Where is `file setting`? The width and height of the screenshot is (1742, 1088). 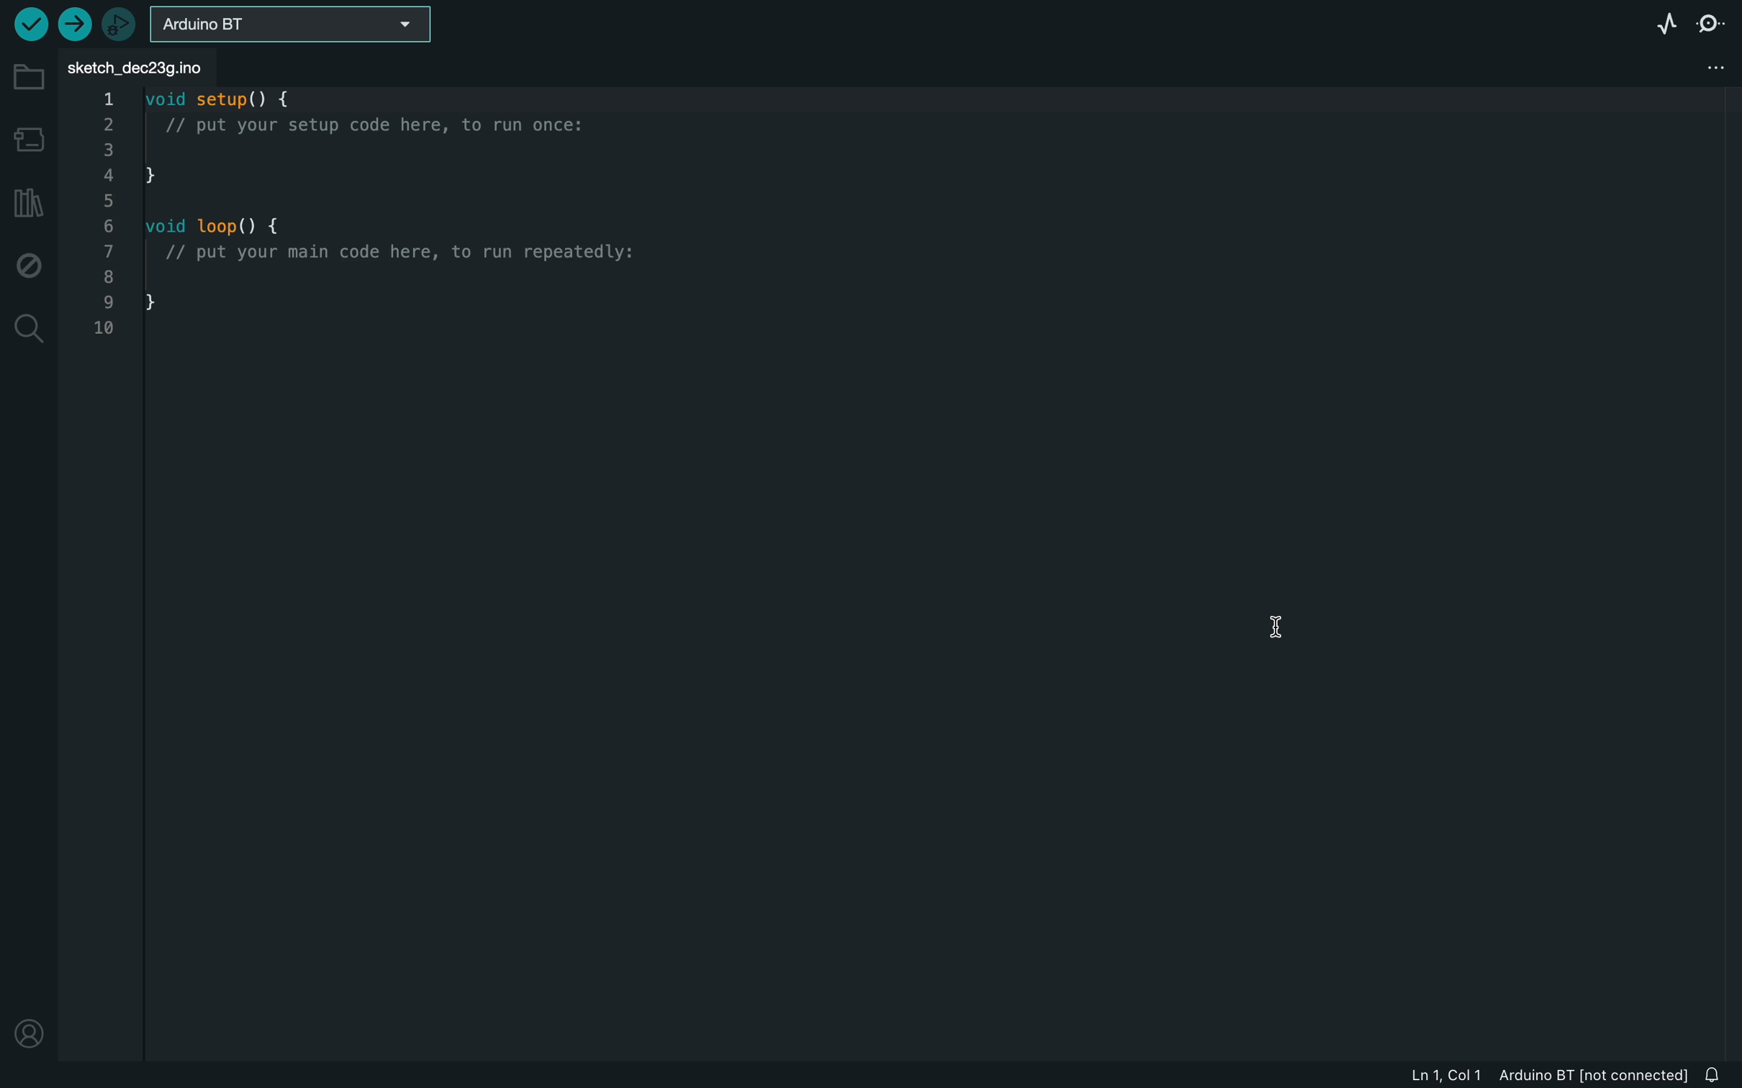 file setting is located at coordinates (1691, 64).